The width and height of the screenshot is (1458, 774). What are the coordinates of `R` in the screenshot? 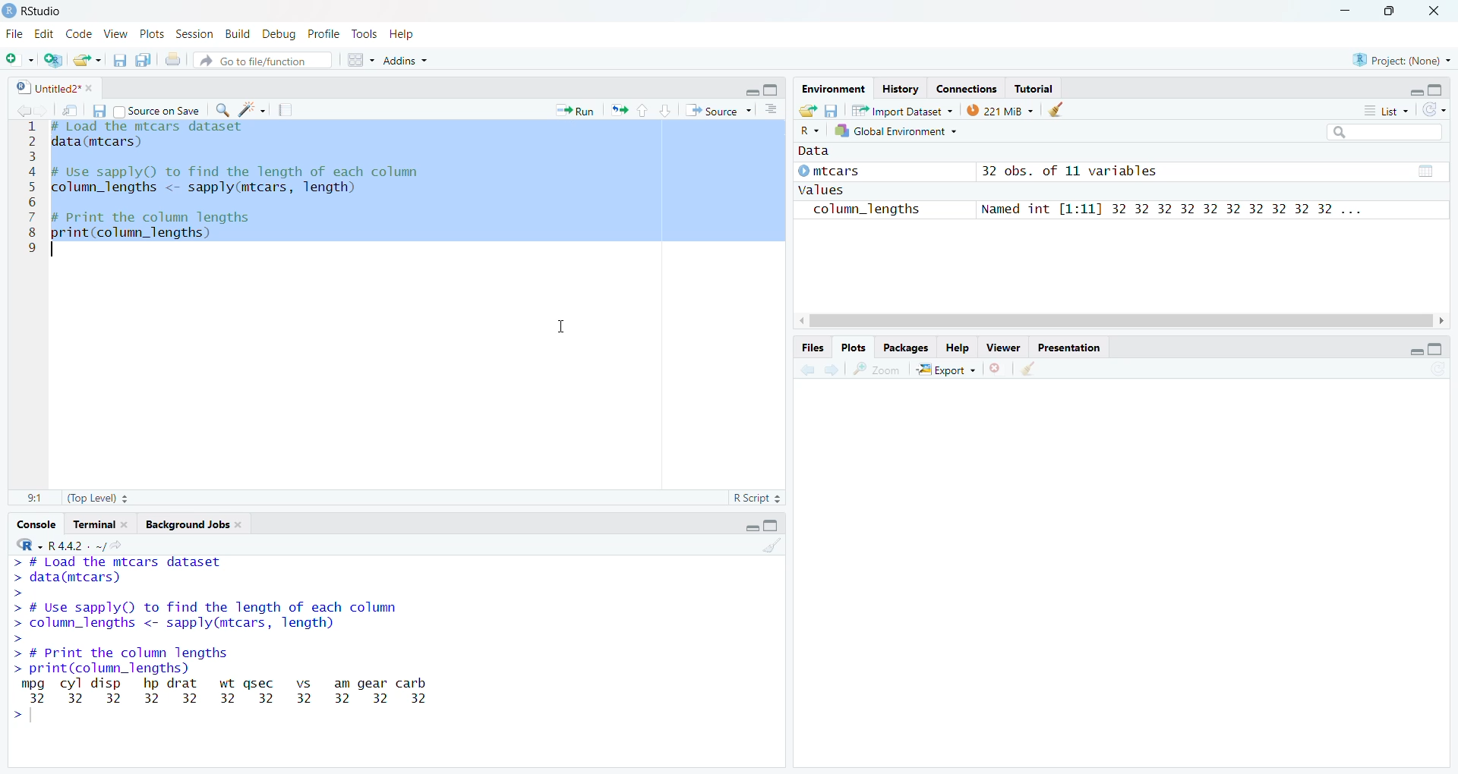 It's located at (809, 130).